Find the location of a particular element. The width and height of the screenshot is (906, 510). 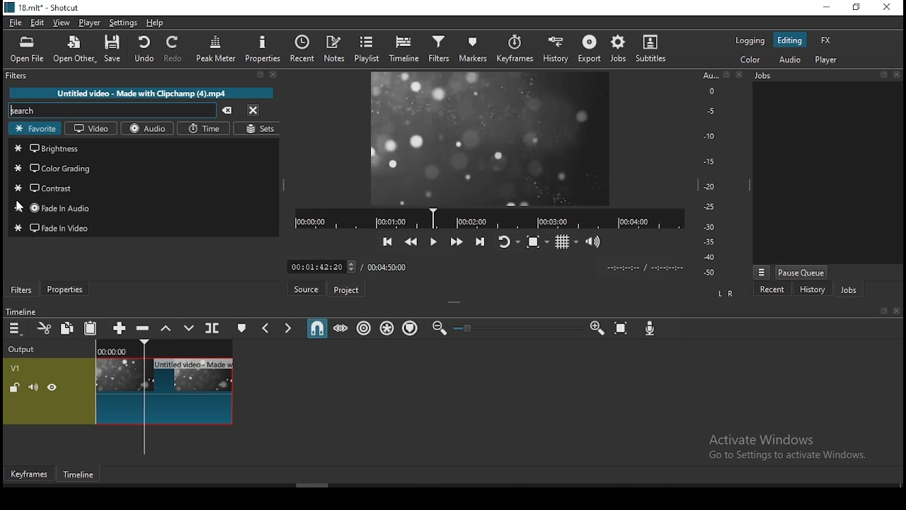

contrast is located at coordinates (144, 186).